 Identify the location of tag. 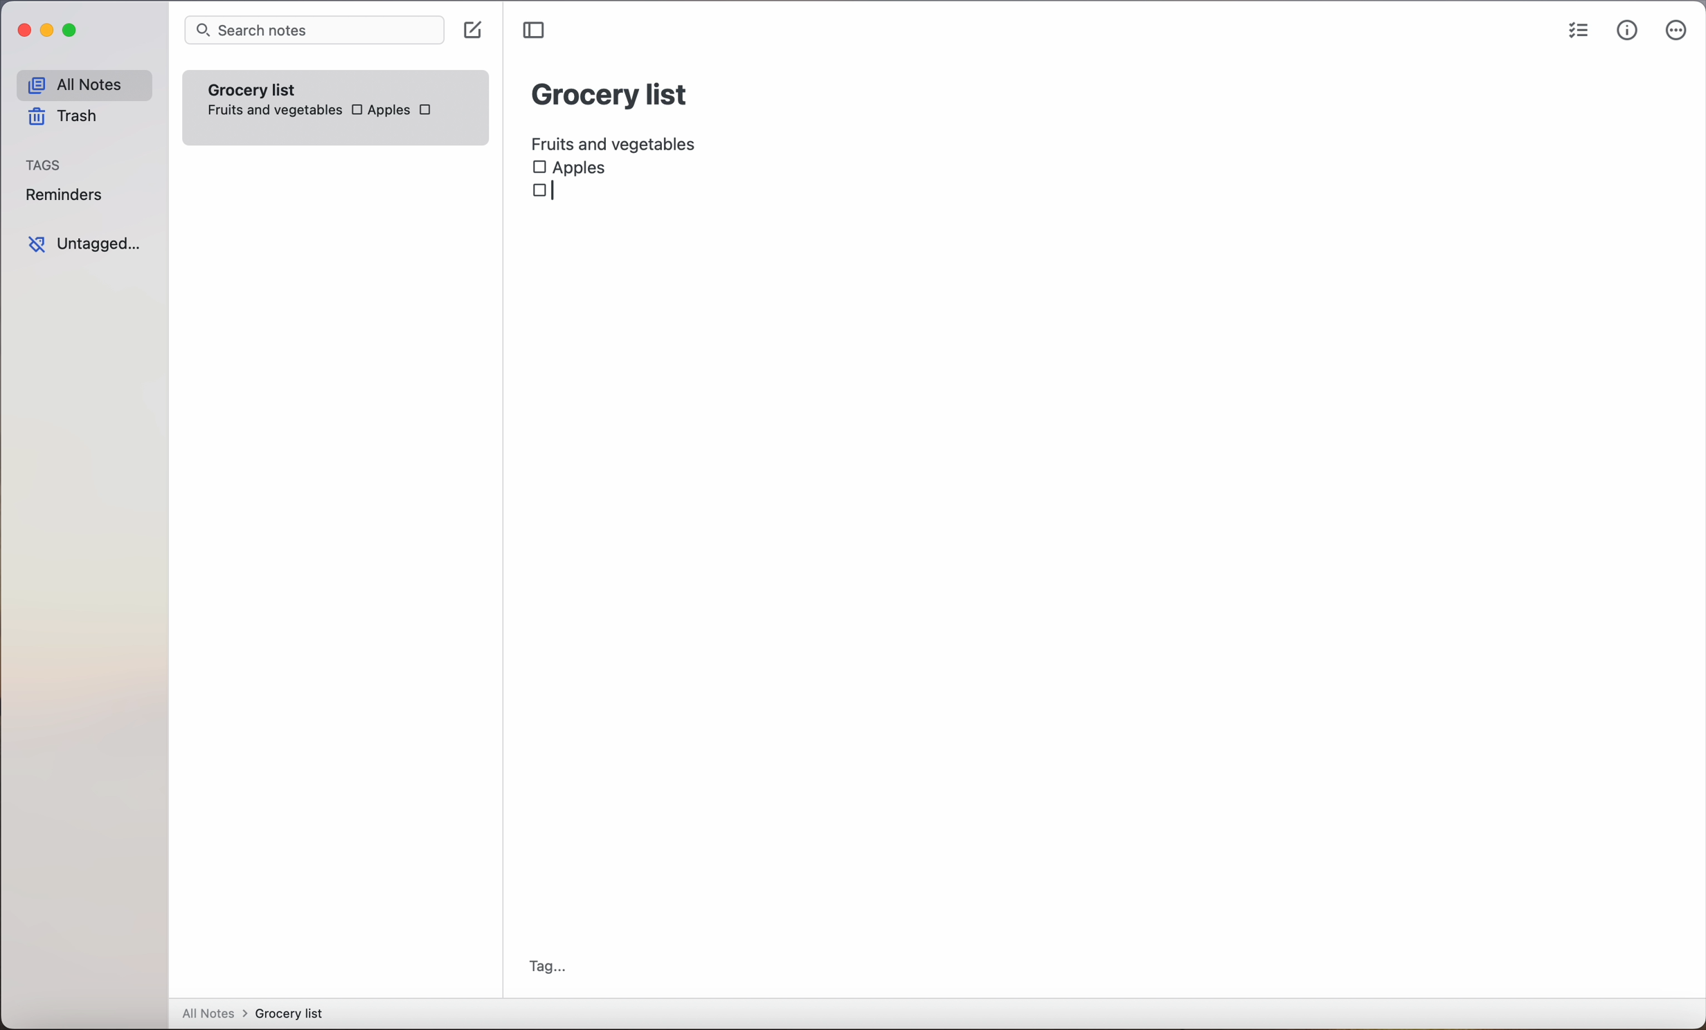
(548, 966).